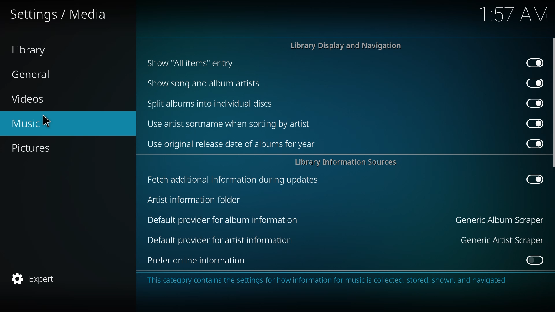  Describe the element at coordinates (46, 121) in the screenshot. I see `cursor` at that location.